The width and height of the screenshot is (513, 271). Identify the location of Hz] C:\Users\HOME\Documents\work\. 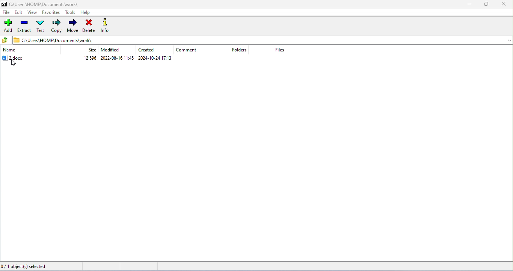
(52, 40).